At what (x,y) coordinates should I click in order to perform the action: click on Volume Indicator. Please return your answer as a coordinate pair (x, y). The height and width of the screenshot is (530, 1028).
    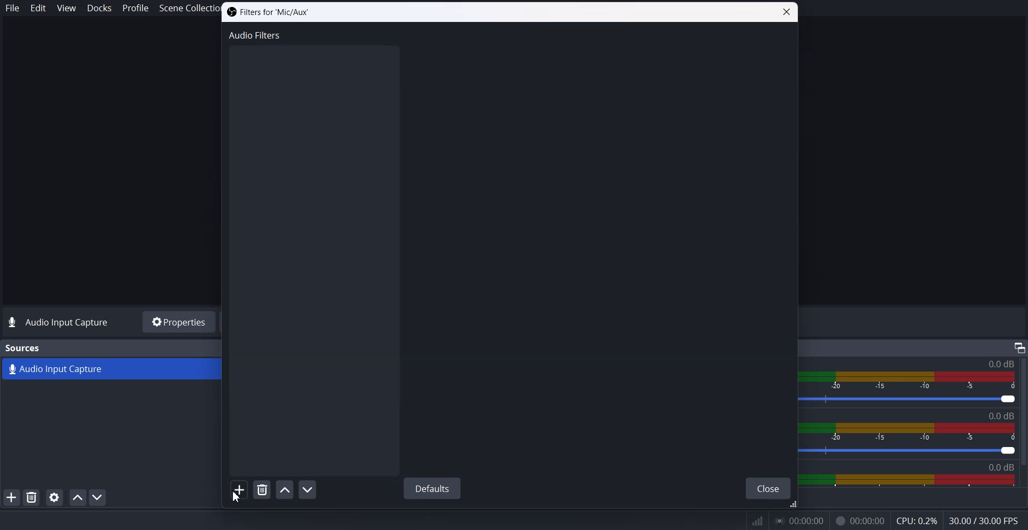
    Looking at the image, I should click on (916, 433).